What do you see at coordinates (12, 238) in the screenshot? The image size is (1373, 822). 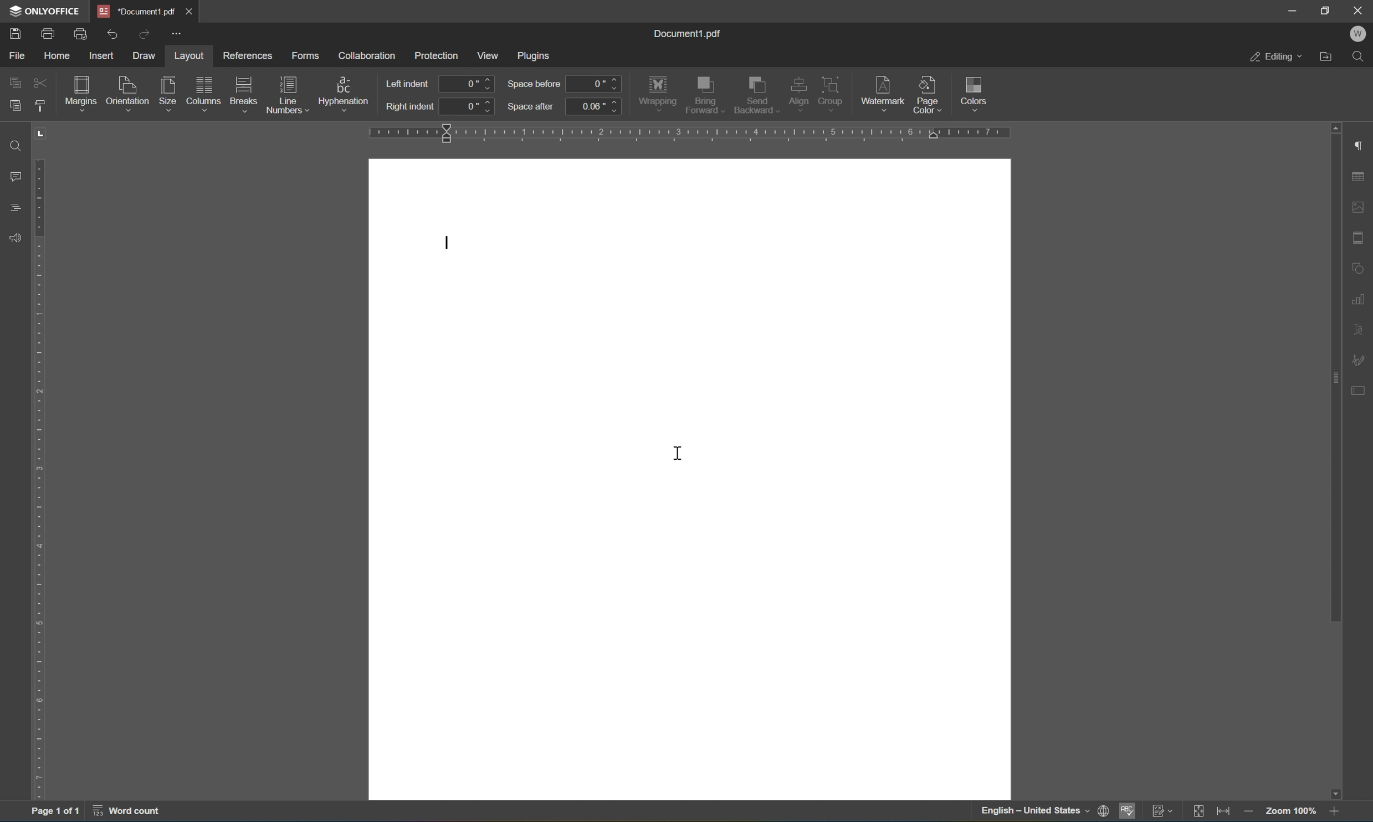 I see `feedback & support` at bounding box center [12, 238].